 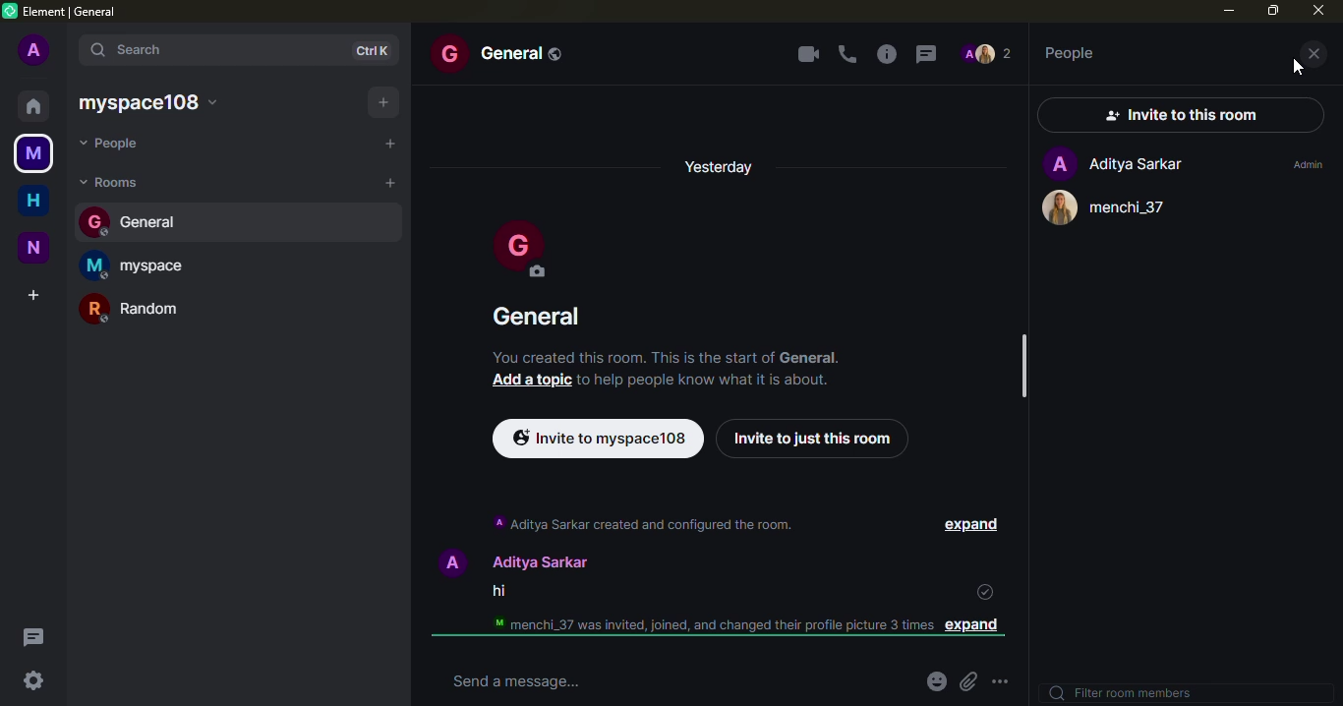 I want to click on myspace, so click(x=33, y=151).